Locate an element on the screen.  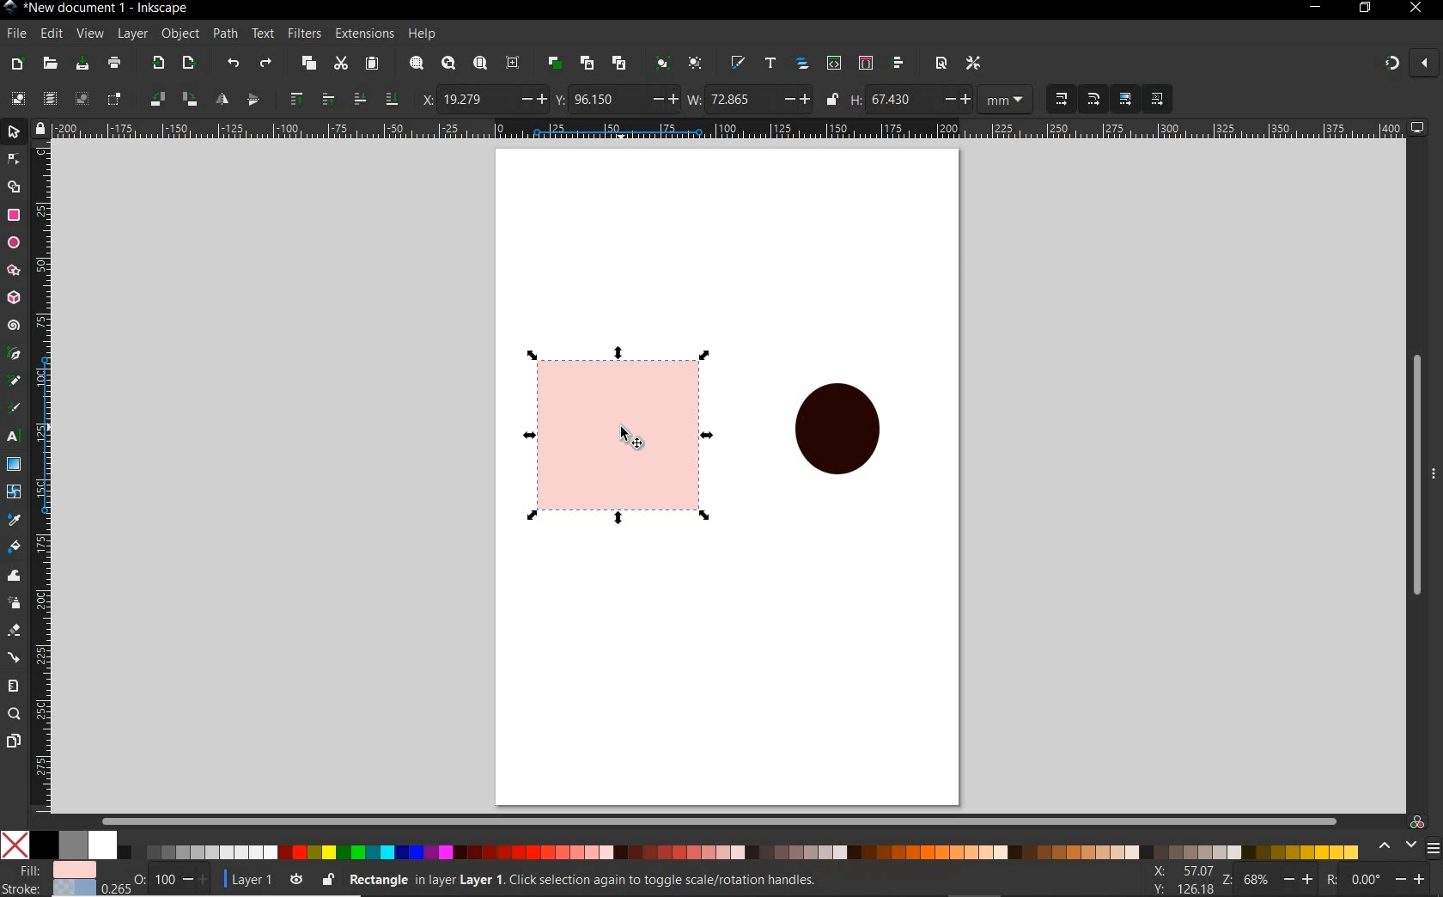
OPACITY is located at coordinates (155, 883).